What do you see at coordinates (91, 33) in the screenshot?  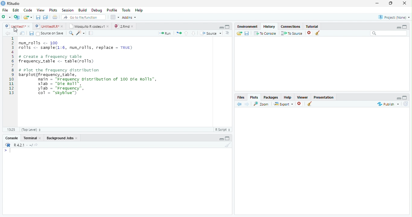 I see `Compile Report` at bounding box center [91, 33].